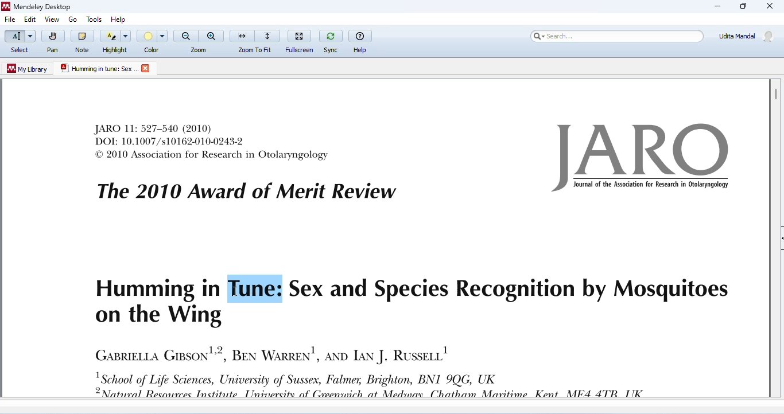  Describe the element at coordinates (28, 69) in the screenshot. I see `my library` at that location.